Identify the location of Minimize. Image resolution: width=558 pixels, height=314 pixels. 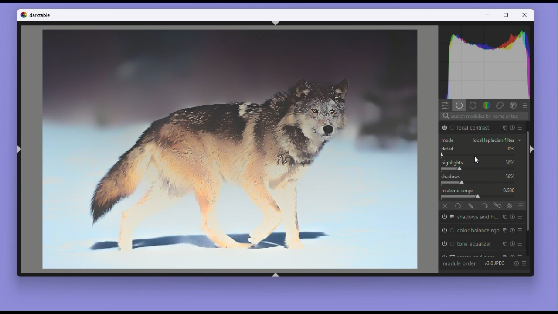
(487, 14).